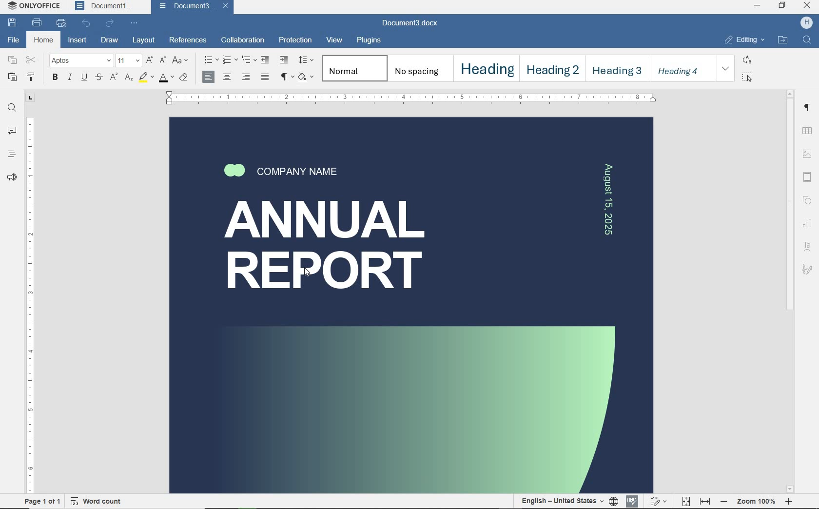 The width and height of the screenshot is (819, 509). I want to click on no spacing, so click(418, 68).